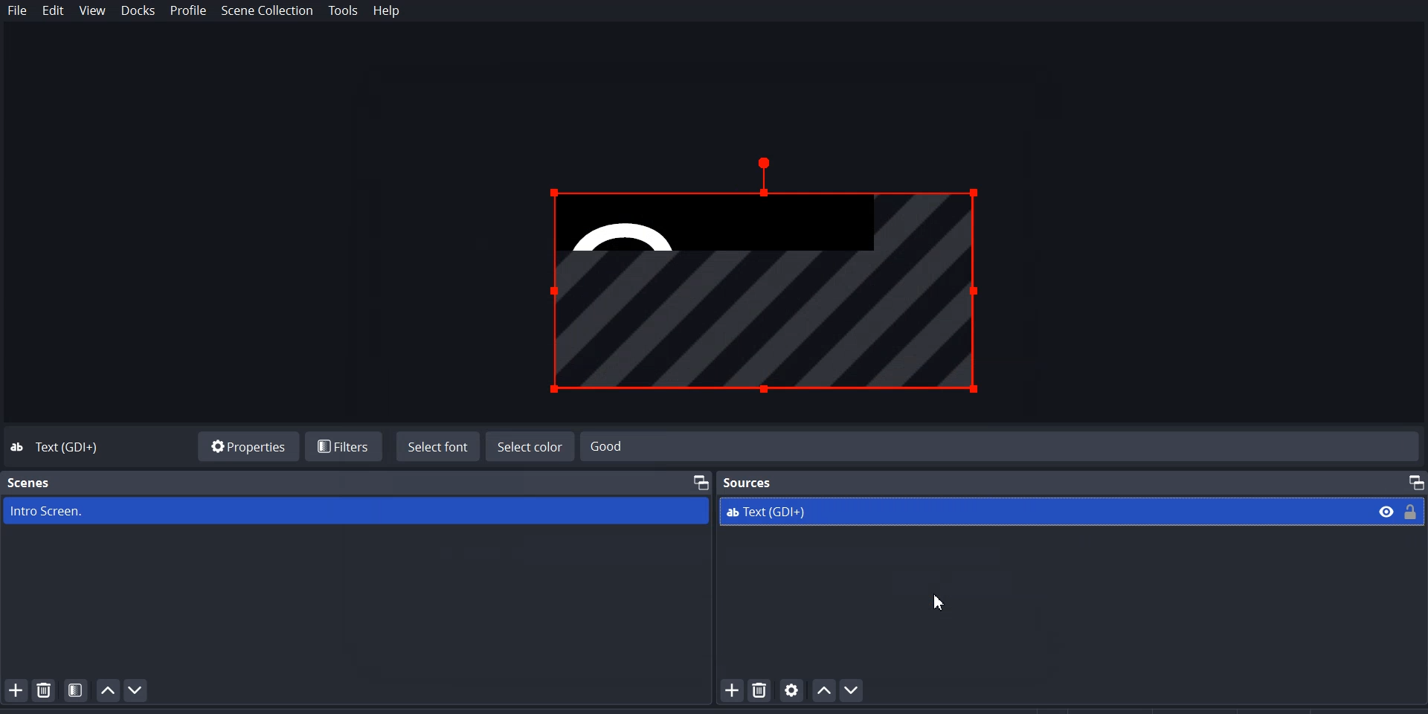 This screenshot has height=714, width=1428. Describe the element at coordinates (1414, 511) in the screenshot. I see `Lock` at that location.